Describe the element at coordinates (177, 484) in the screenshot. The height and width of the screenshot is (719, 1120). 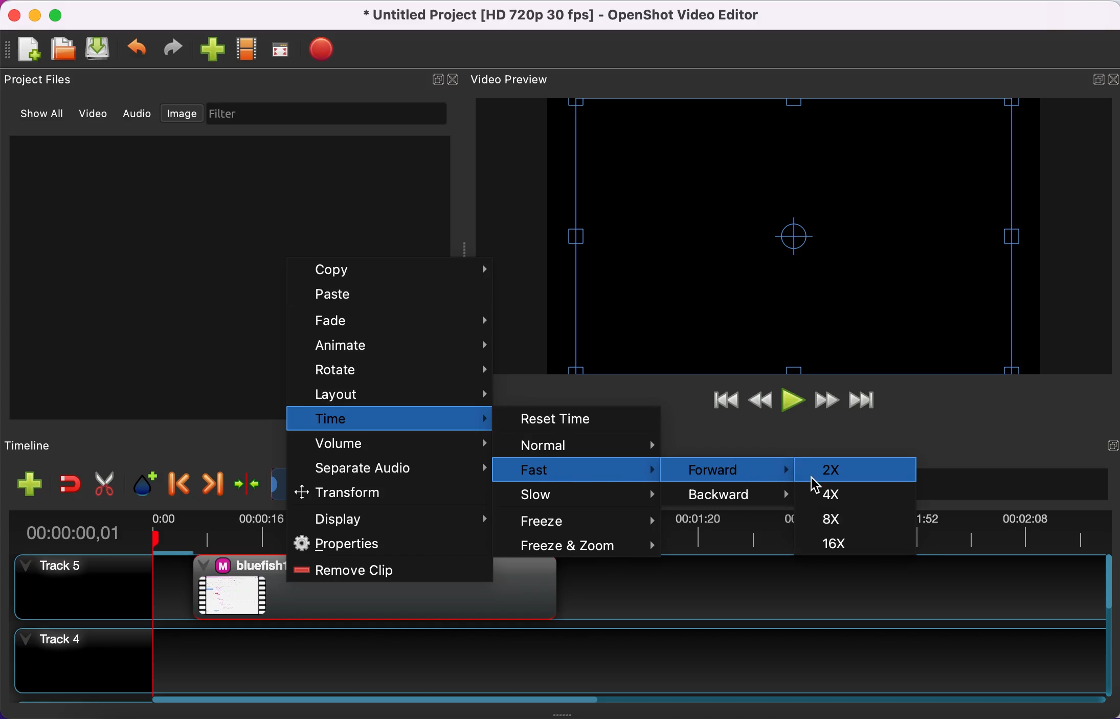
I see `previous marker` at that location.